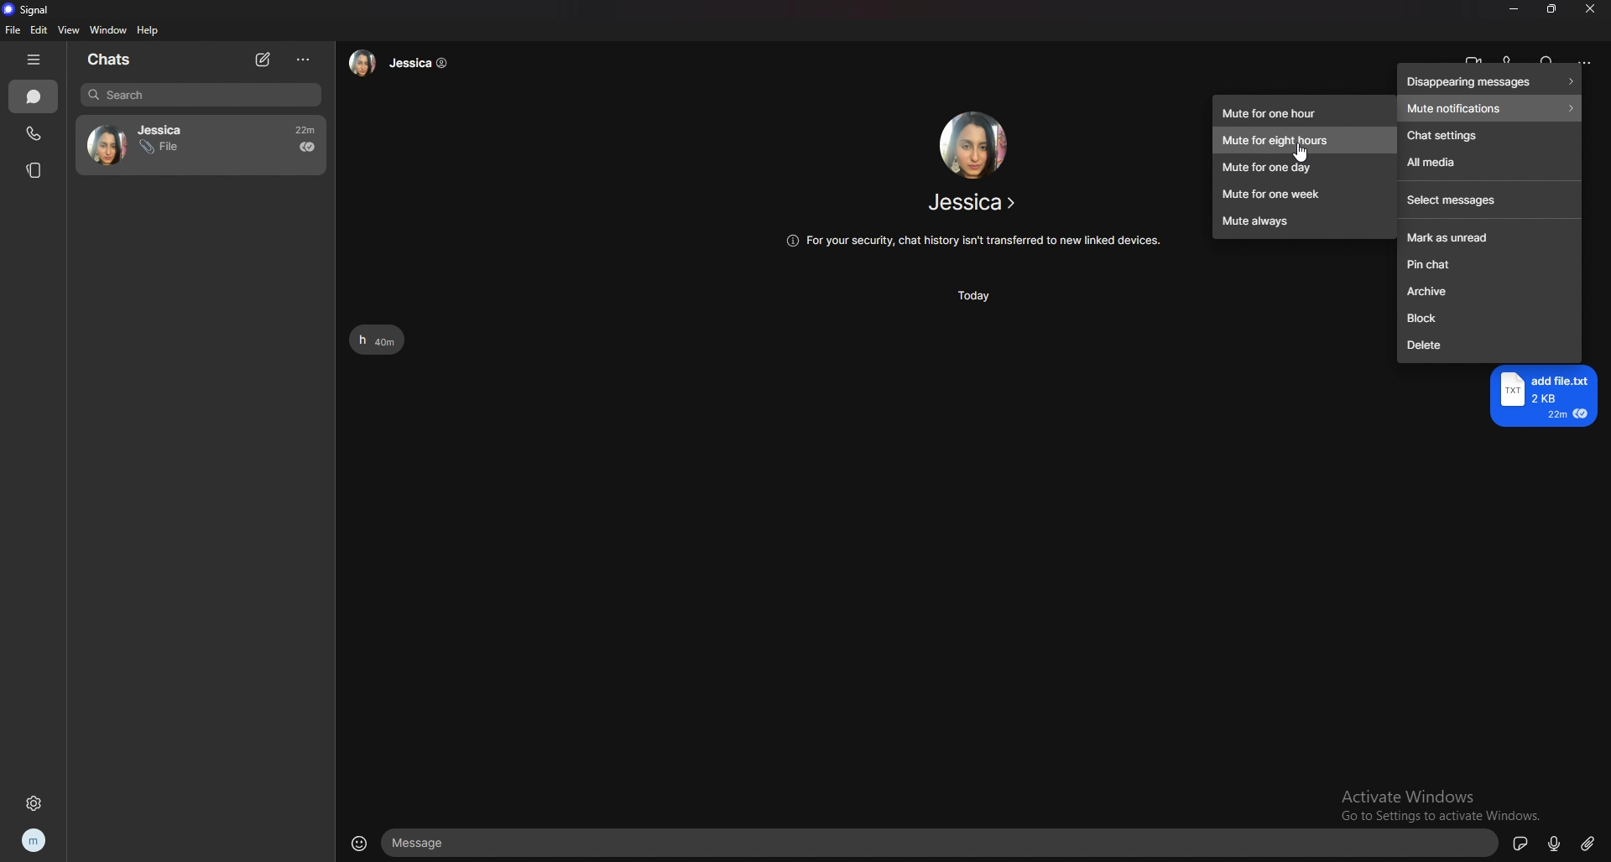 The height and width of the screenshot is (862, 1611). What do you see at coordinates (39, 29) in the screenshot?
I see `edit` at bounding box center [39, 29].